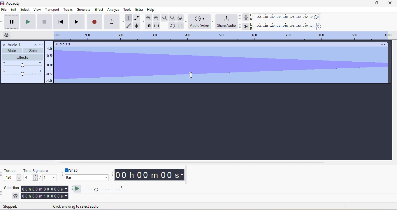 The height and width of the screenshot is (210, 397). I want to click on time signature, so click(35, 170).